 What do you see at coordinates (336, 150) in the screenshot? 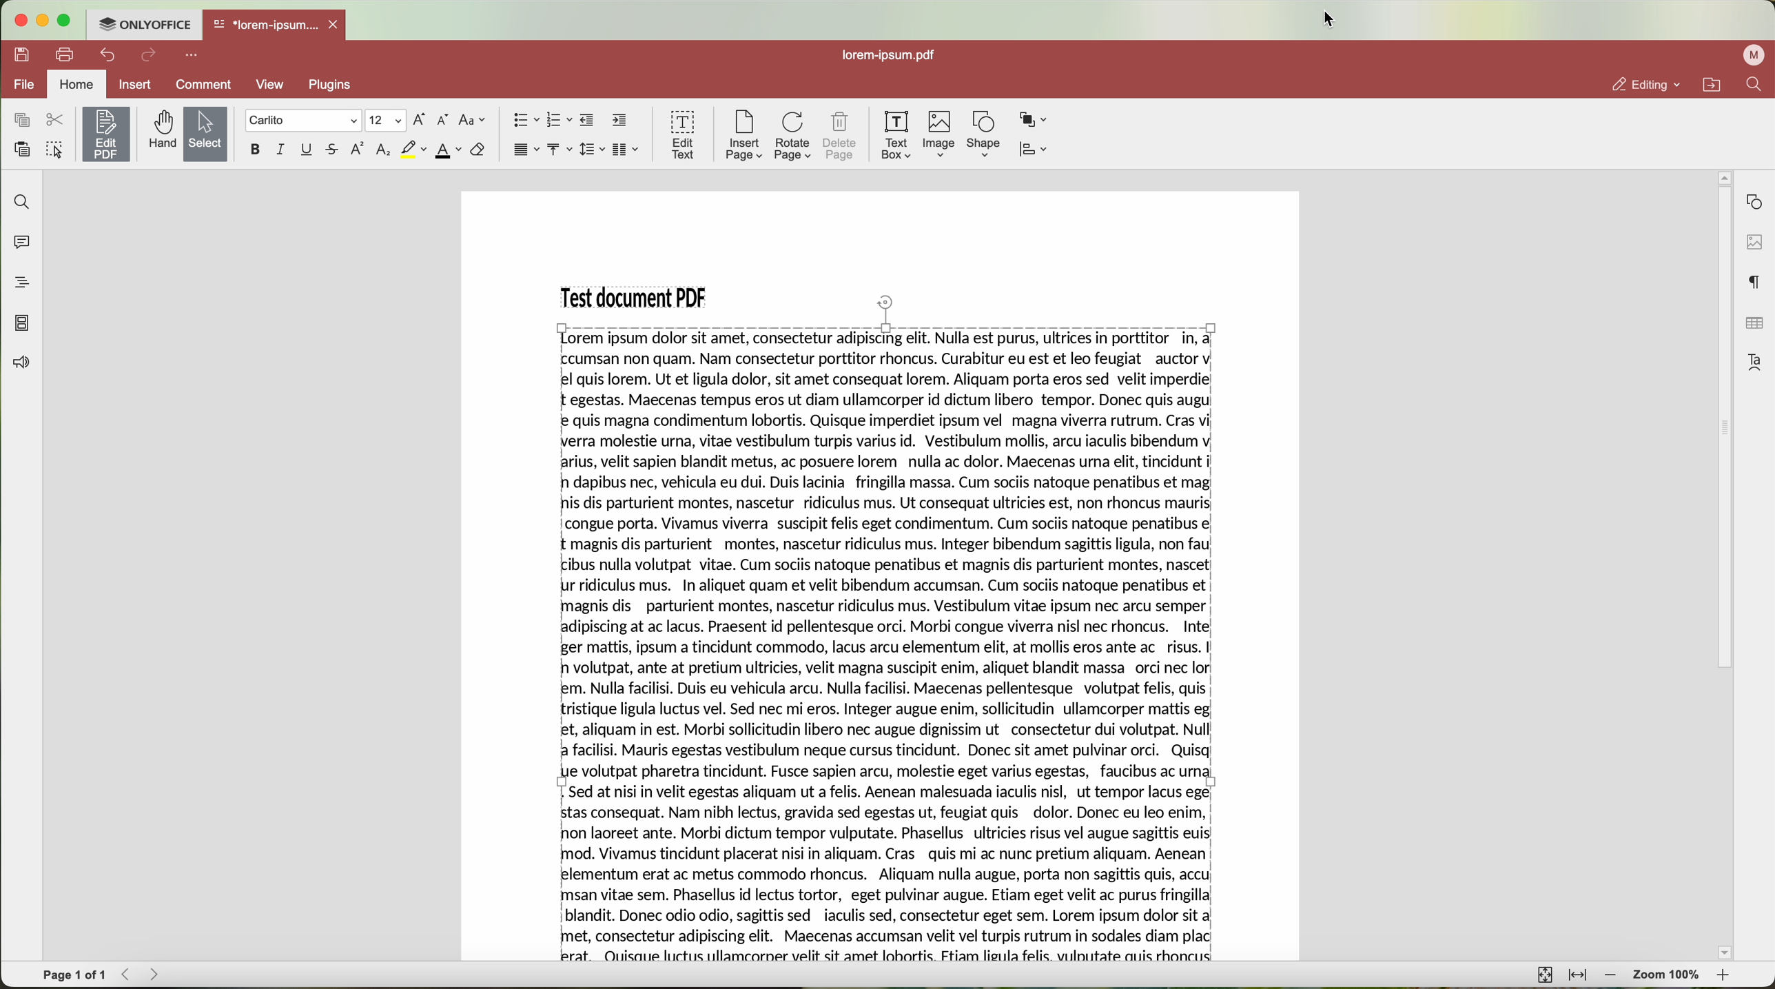
I see `strike out` at bounding box center [336, 150].